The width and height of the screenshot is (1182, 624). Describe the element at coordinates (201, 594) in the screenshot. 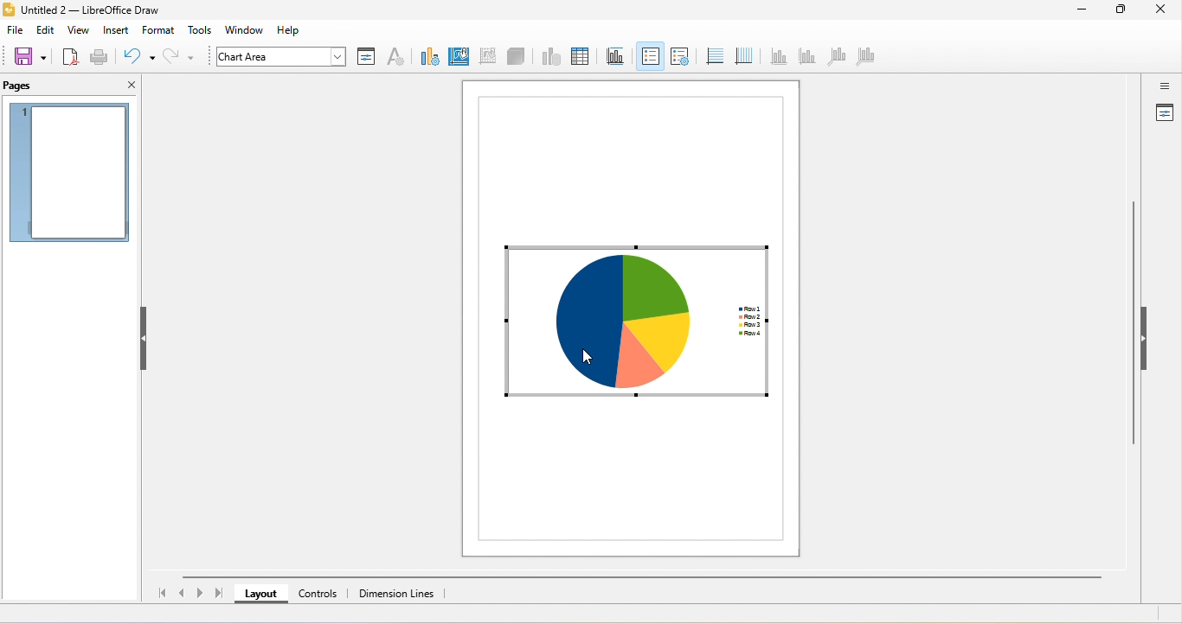

I see `next` at that location.